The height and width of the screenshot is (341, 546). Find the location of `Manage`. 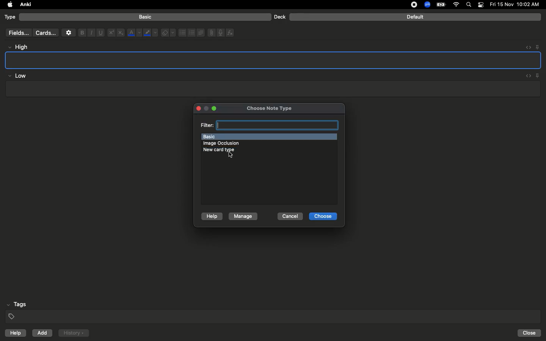

Manage is located at coordinates (243, 217).